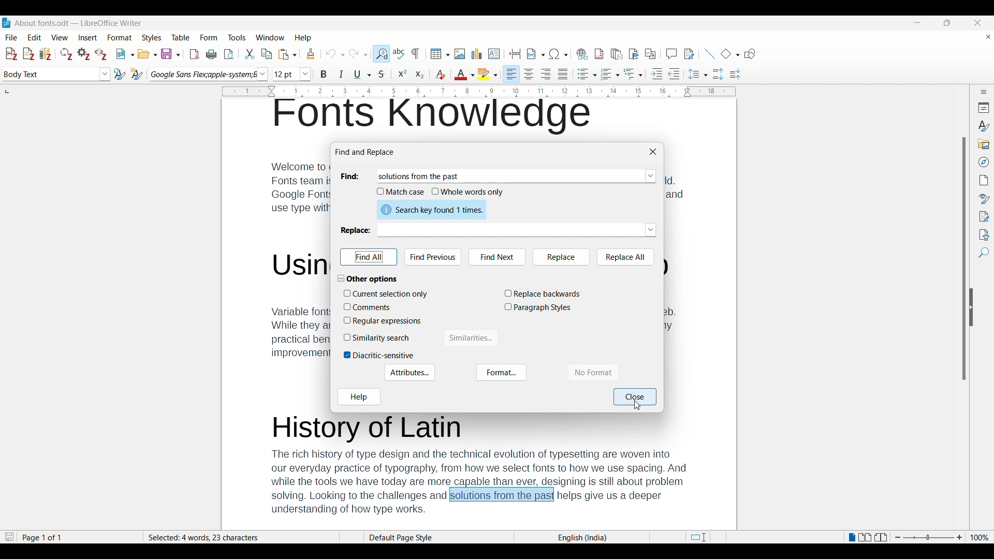 The width and height of the screenshot is (994, 559). What do you see at coordinates (563, 74) in the screenshot?
I see `Align justified` at bounding box center [563, 74].